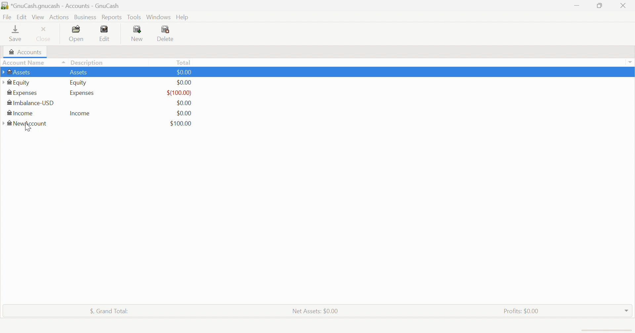 This screenshot has height=333, width=635. What do you see at coordinates (75, 34) in the screenshot?
I see `Open` at bounding box center [75, 34].